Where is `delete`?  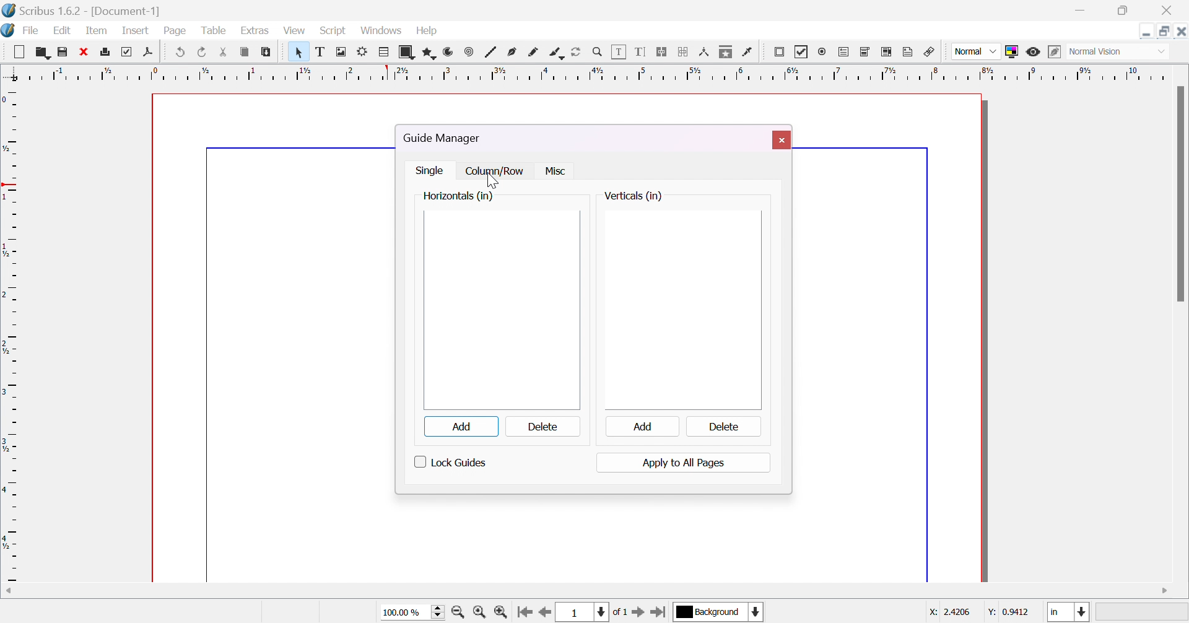 delete is located at coordinates (546, 427).